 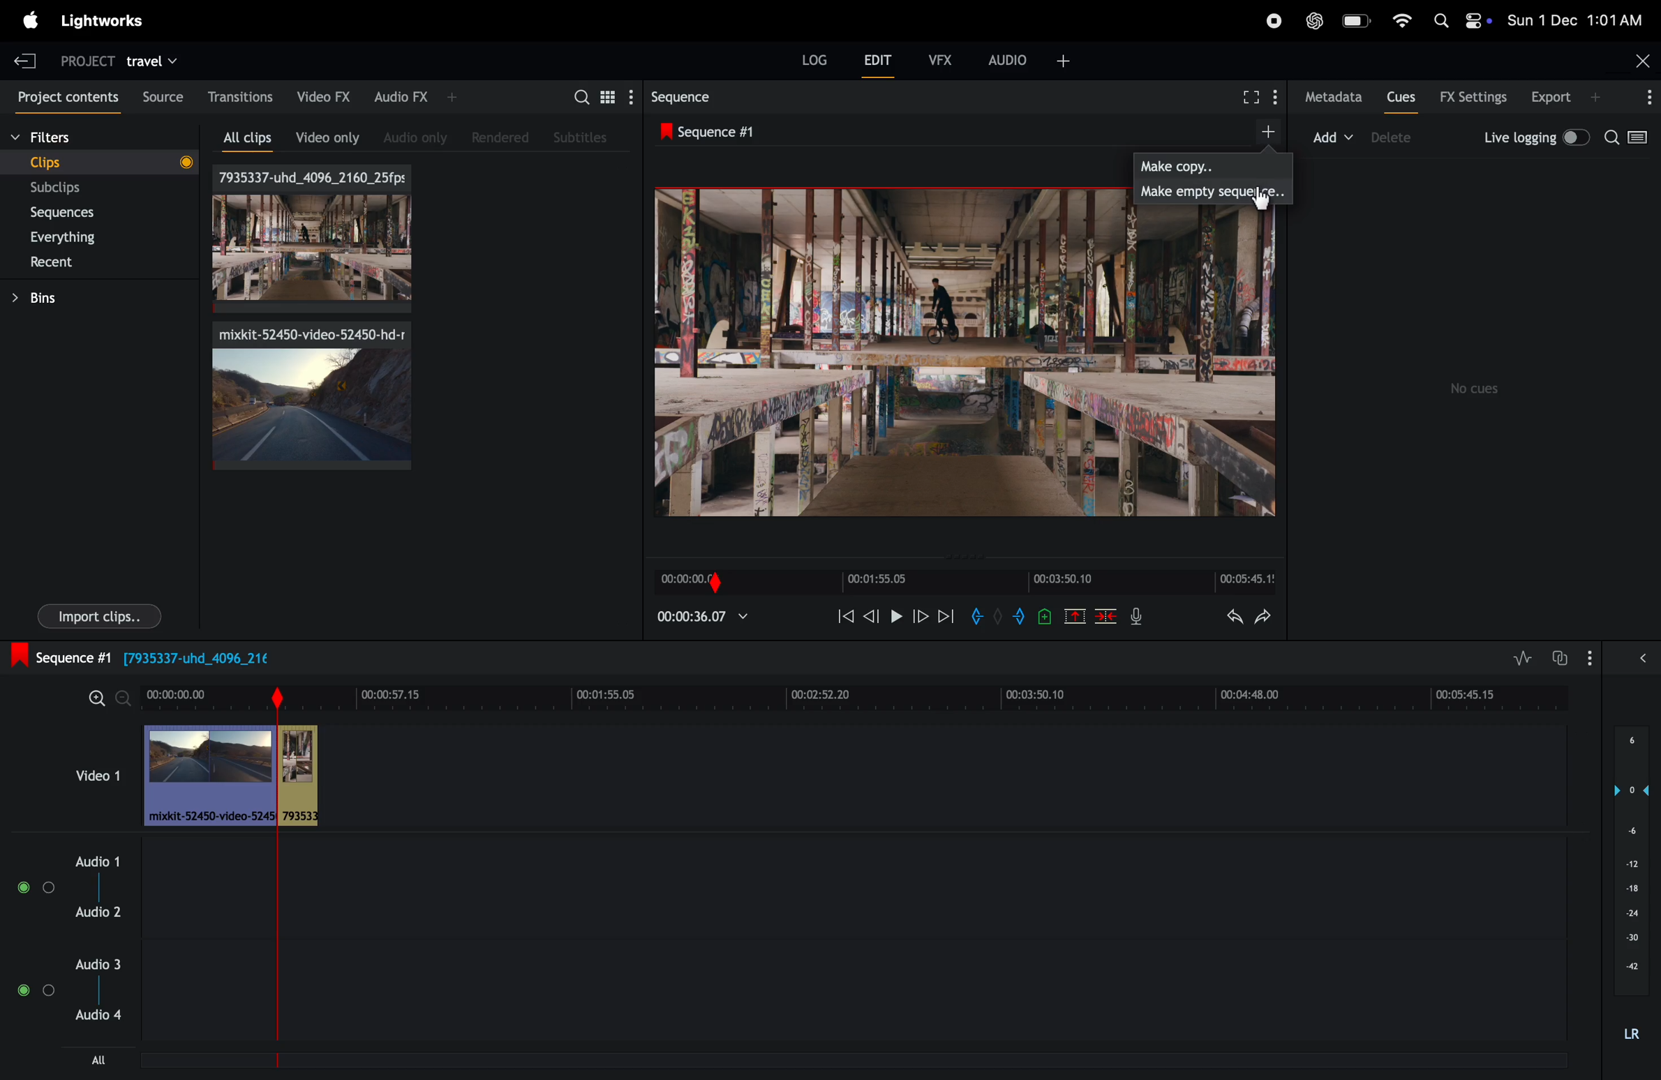 What do you see at coordinates (1402, 96) in the screenshot?
I see `cues` at bounding box center [1402, 96].